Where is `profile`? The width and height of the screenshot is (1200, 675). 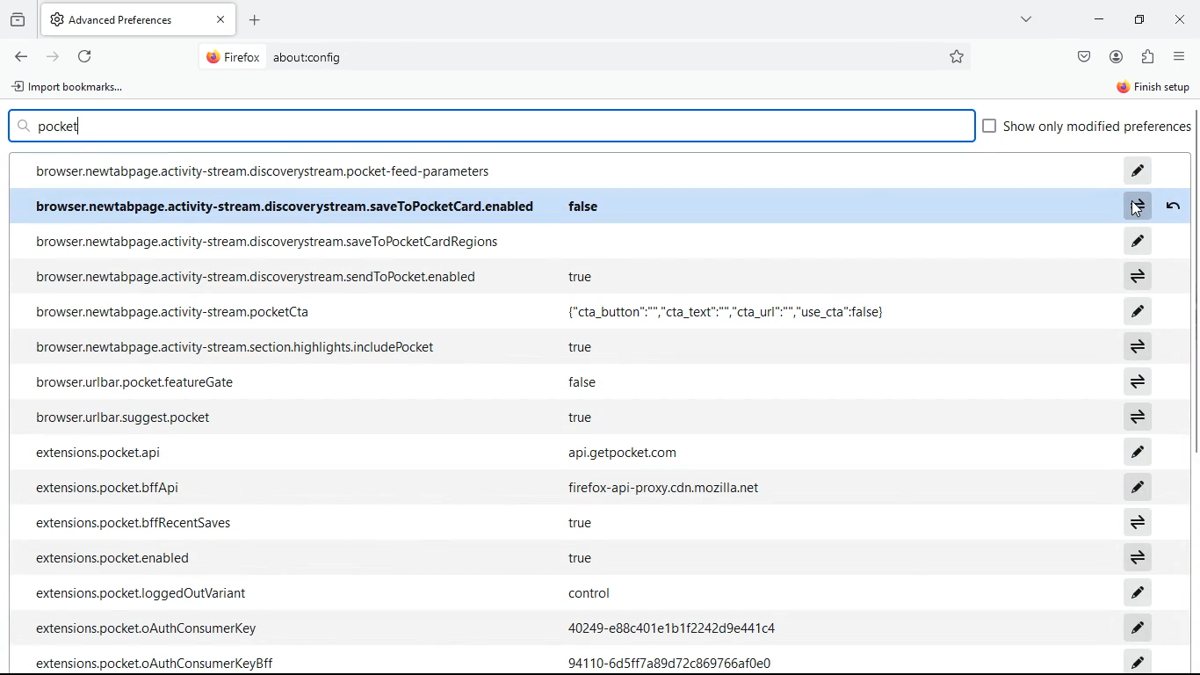 profile is located at coordinates (1117, 57).